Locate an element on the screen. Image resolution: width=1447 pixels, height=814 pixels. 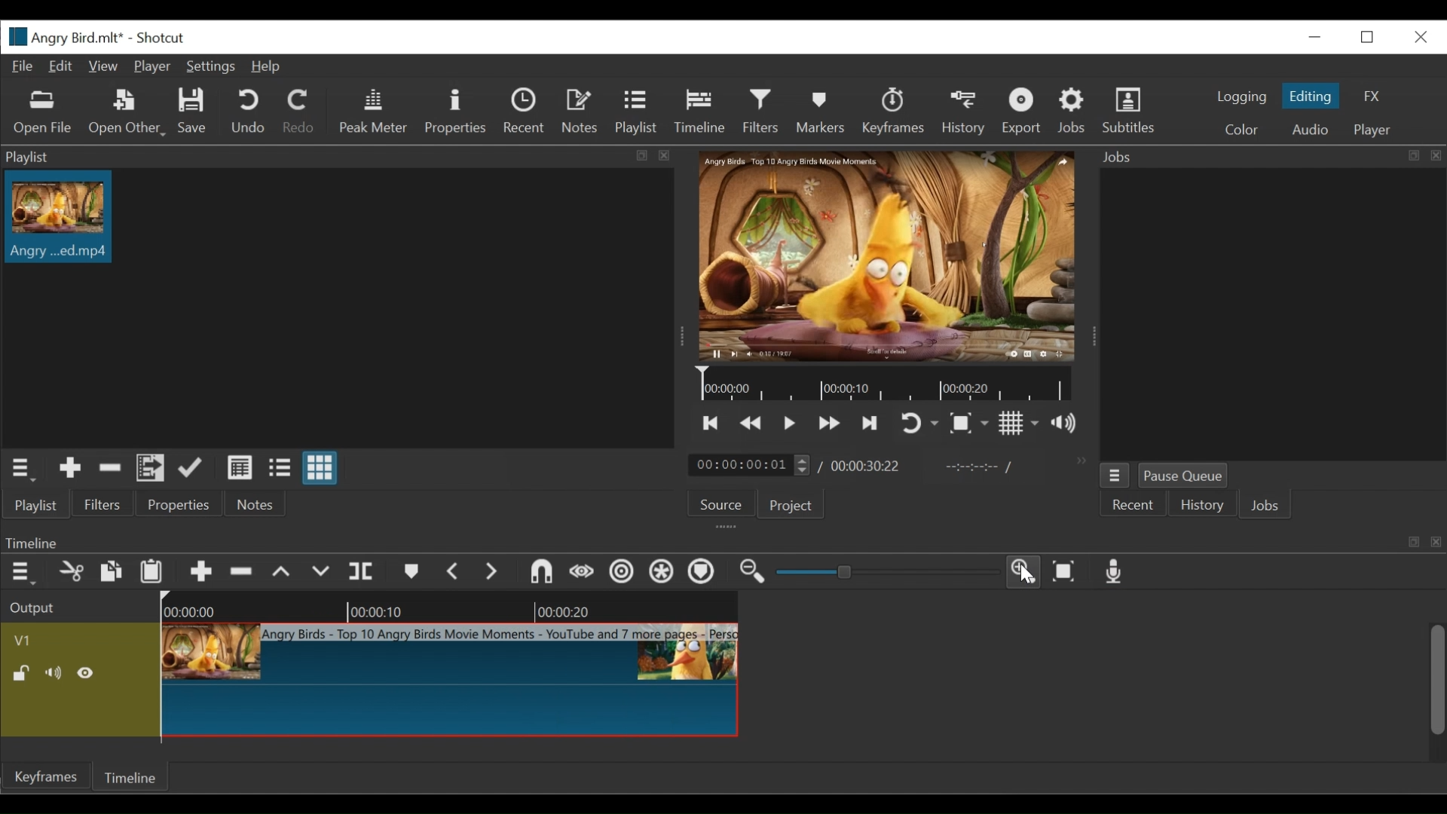
Filters is located at coordinates (102, 506).